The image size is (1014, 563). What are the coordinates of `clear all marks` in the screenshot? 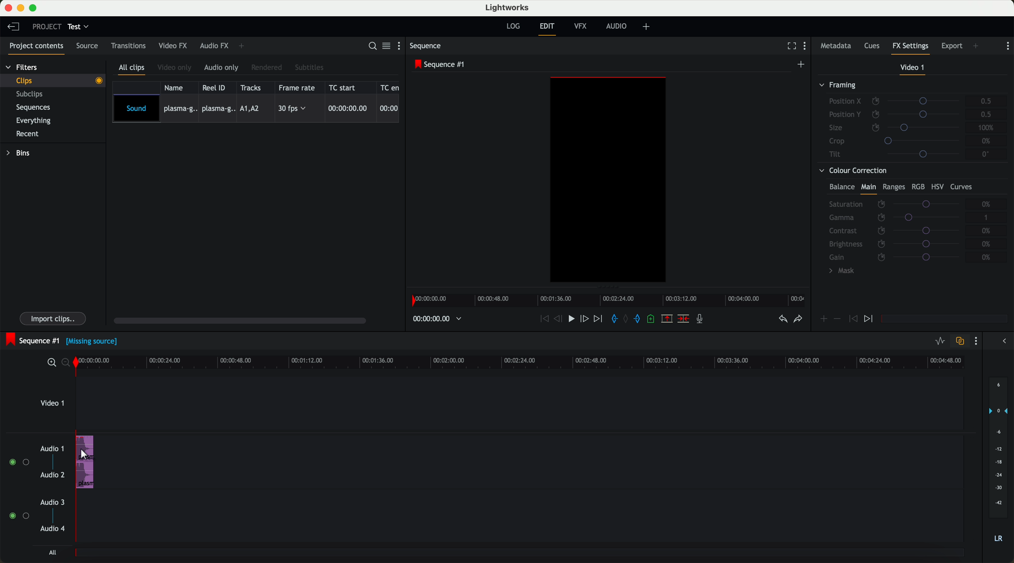 It's located at (627, 320).